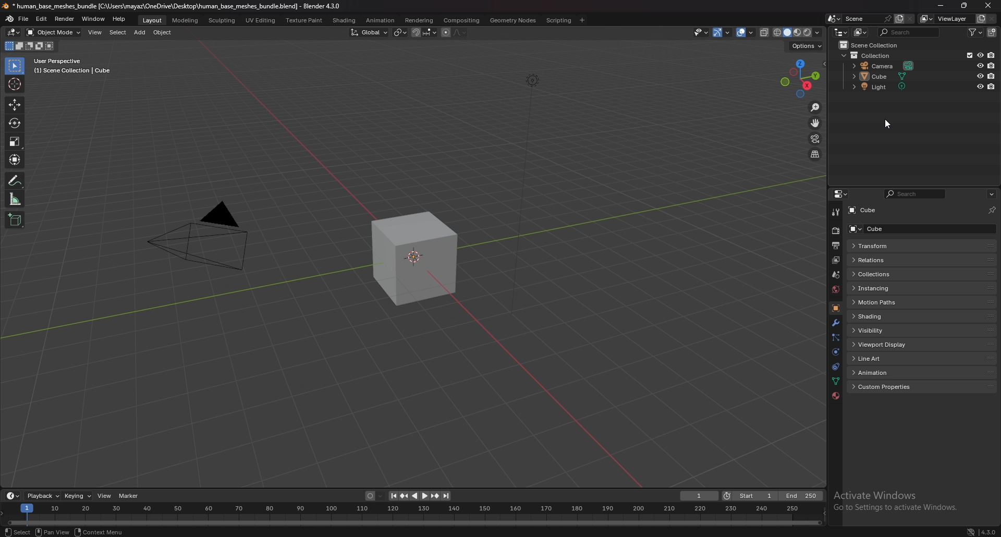  What do you see at coordinates (964, 5) in the screenshot?
I see `resize` at bounding box center [964, 5].